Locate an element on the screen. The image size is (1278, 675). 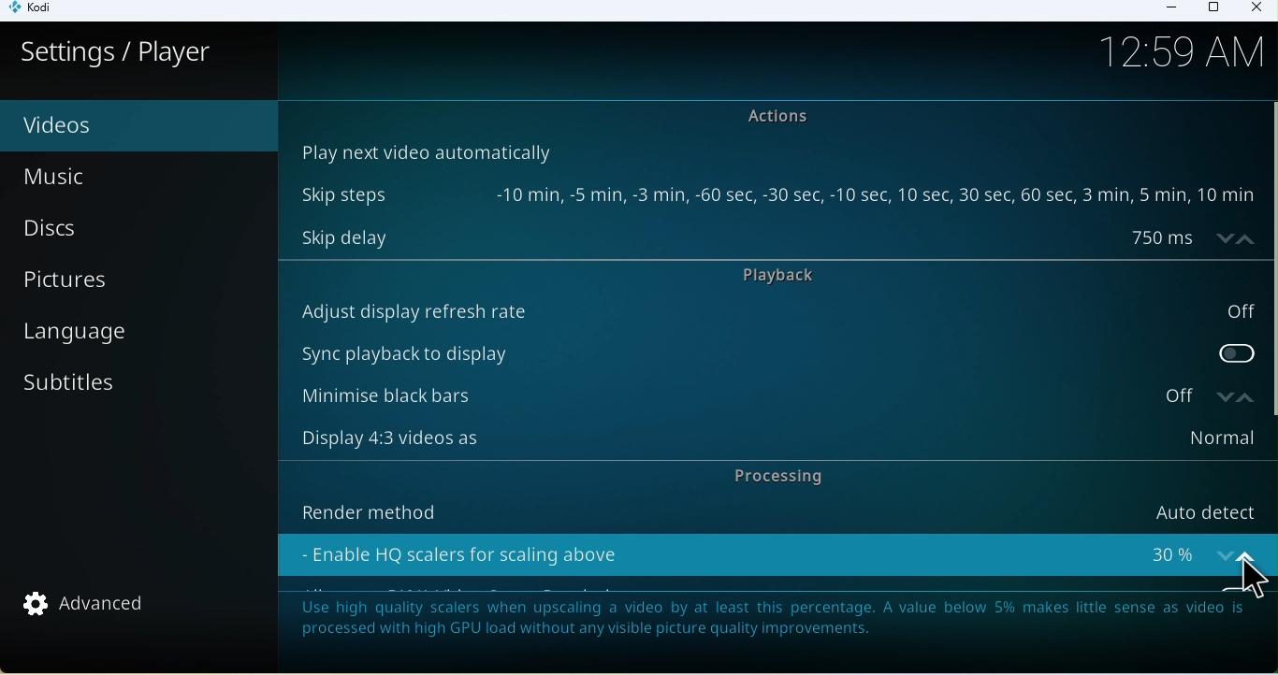
Playback is located at coordinates (794, 277).